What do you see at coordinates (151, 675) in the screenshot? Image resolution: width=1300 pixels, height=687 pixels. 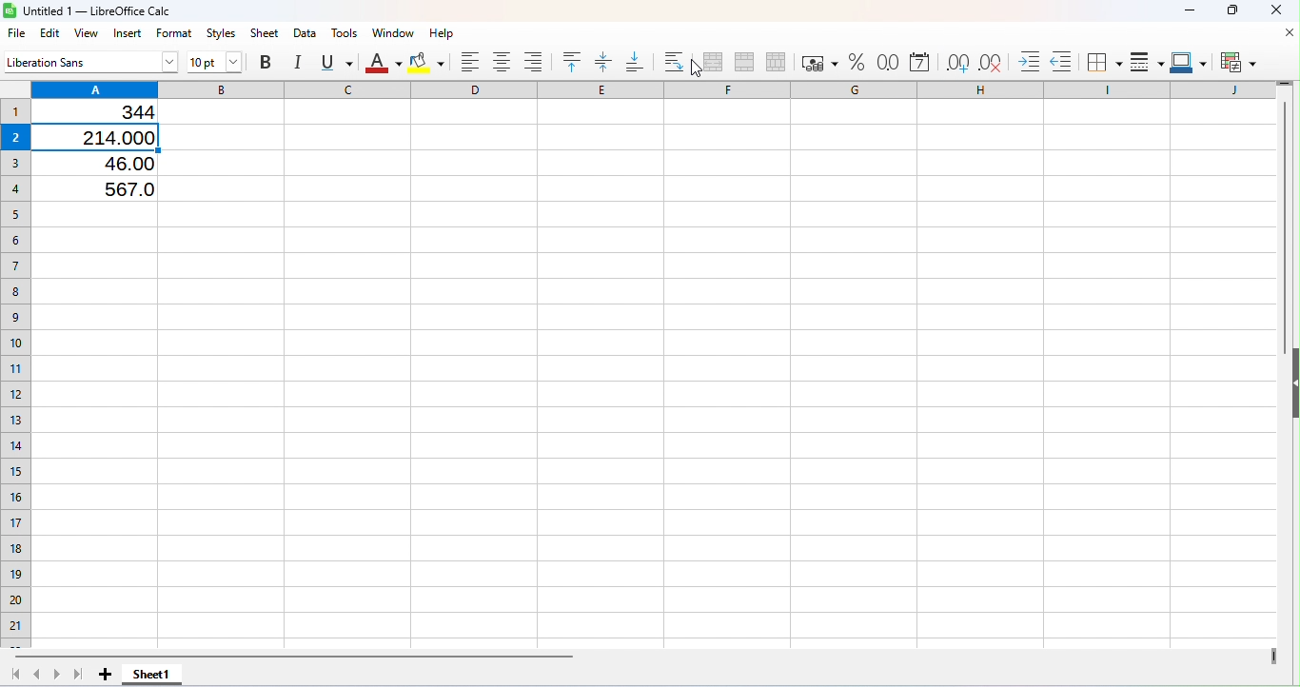 I see `Sheet1` at bounding box center [151, 675].